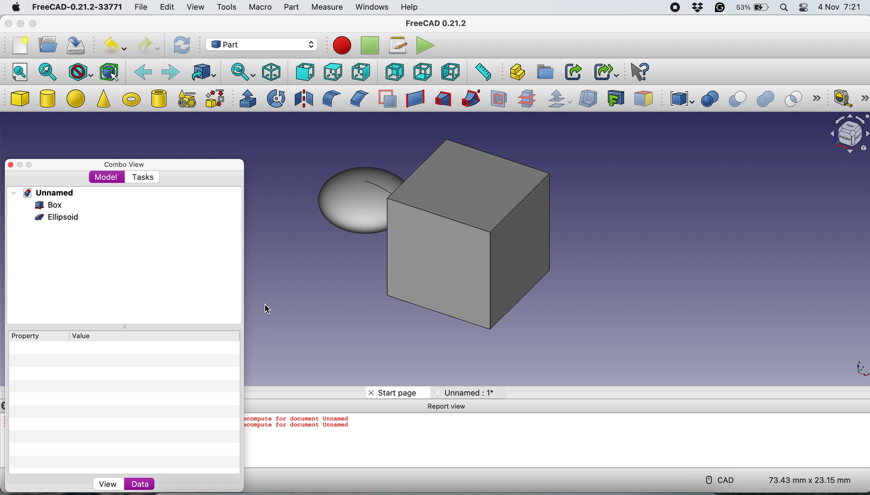 The height and width of the screenshot is (495, 870). I want to click on fillet, so click(329, 99).